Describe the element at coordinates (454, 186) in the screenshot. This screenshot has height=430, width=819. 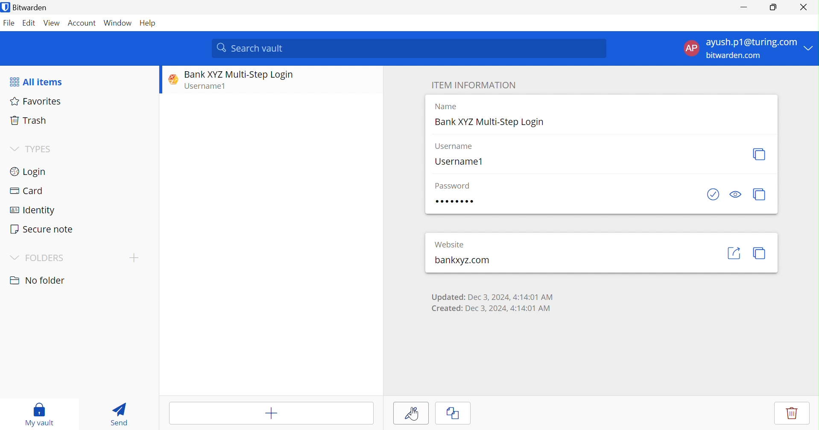
I see `Password` at that location.